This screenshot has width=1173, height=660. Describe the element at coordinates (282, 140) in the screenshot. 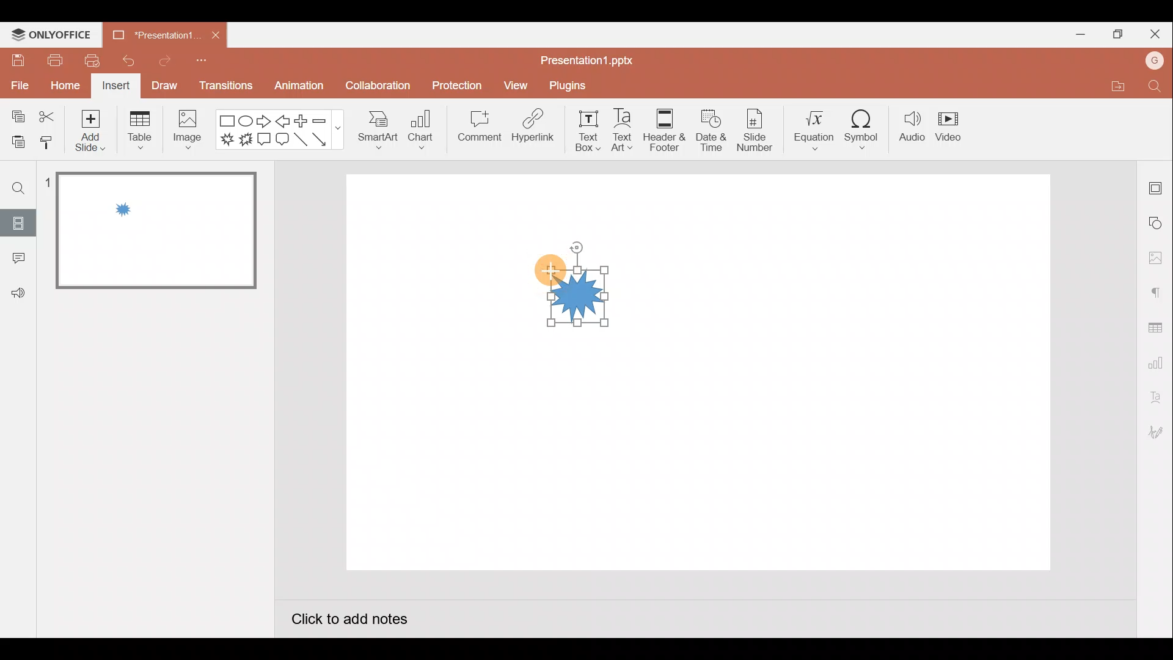

I see `Rounded rectangular callout` at that location.